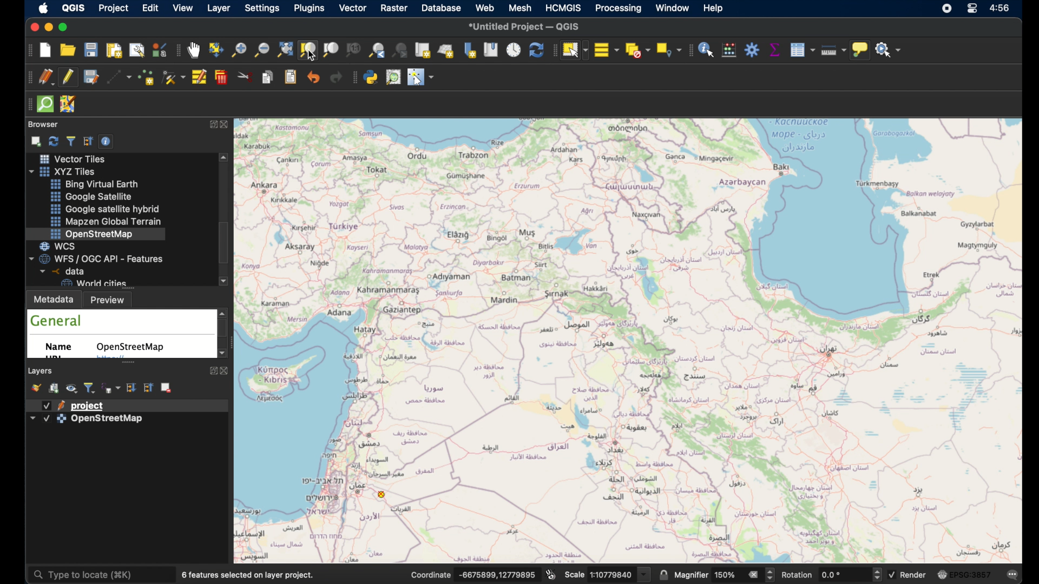 The width and height of the screenshot is (1039, 584). What do you see at coordinates (216, 49) in the screenshot?
I see `pan map to selection` at bounding box center [216, 49].